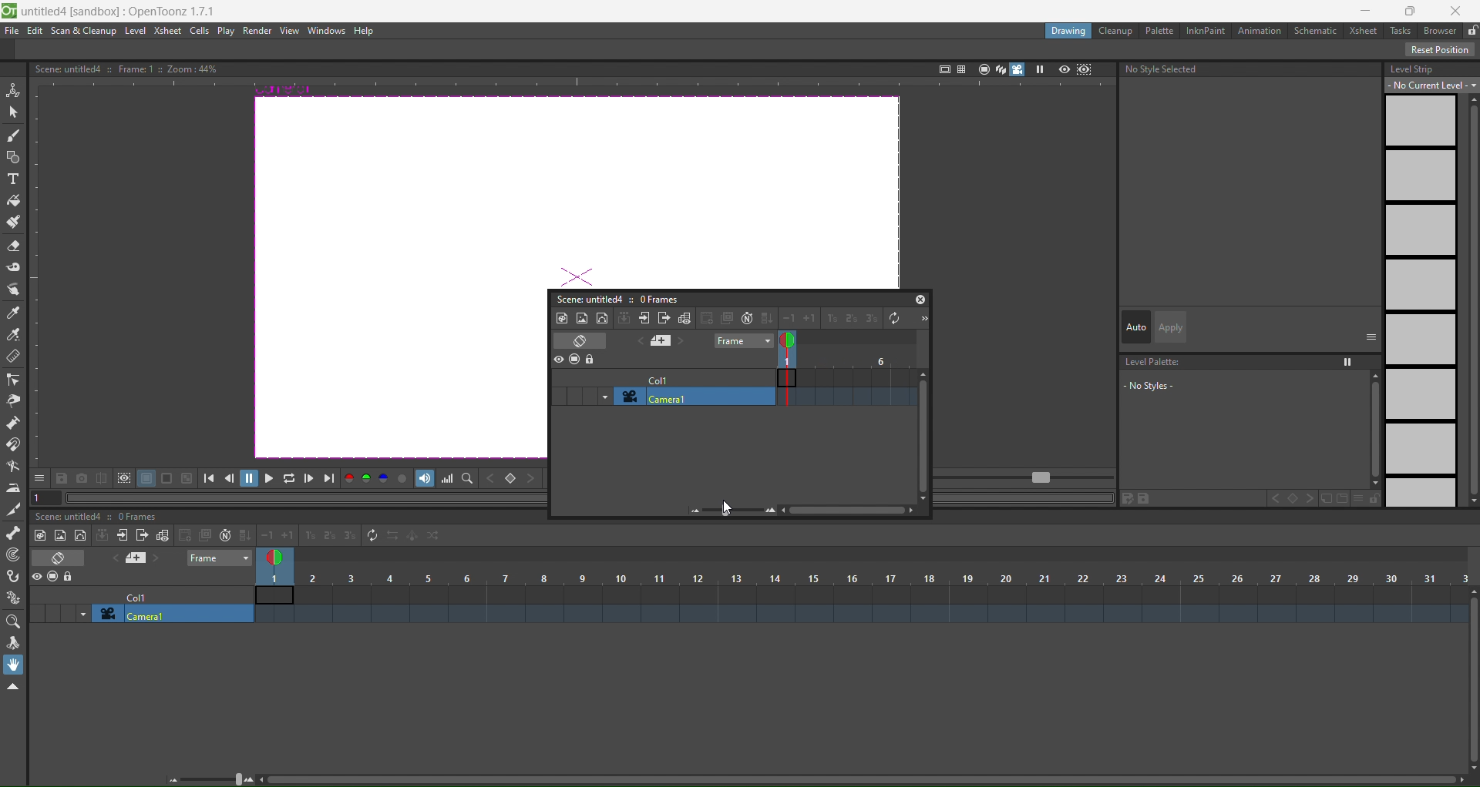 This screenshot has height=787, width=1480. Describe the element at coordinates (692, 396) in the screenshot. I see `camera1` at that location.